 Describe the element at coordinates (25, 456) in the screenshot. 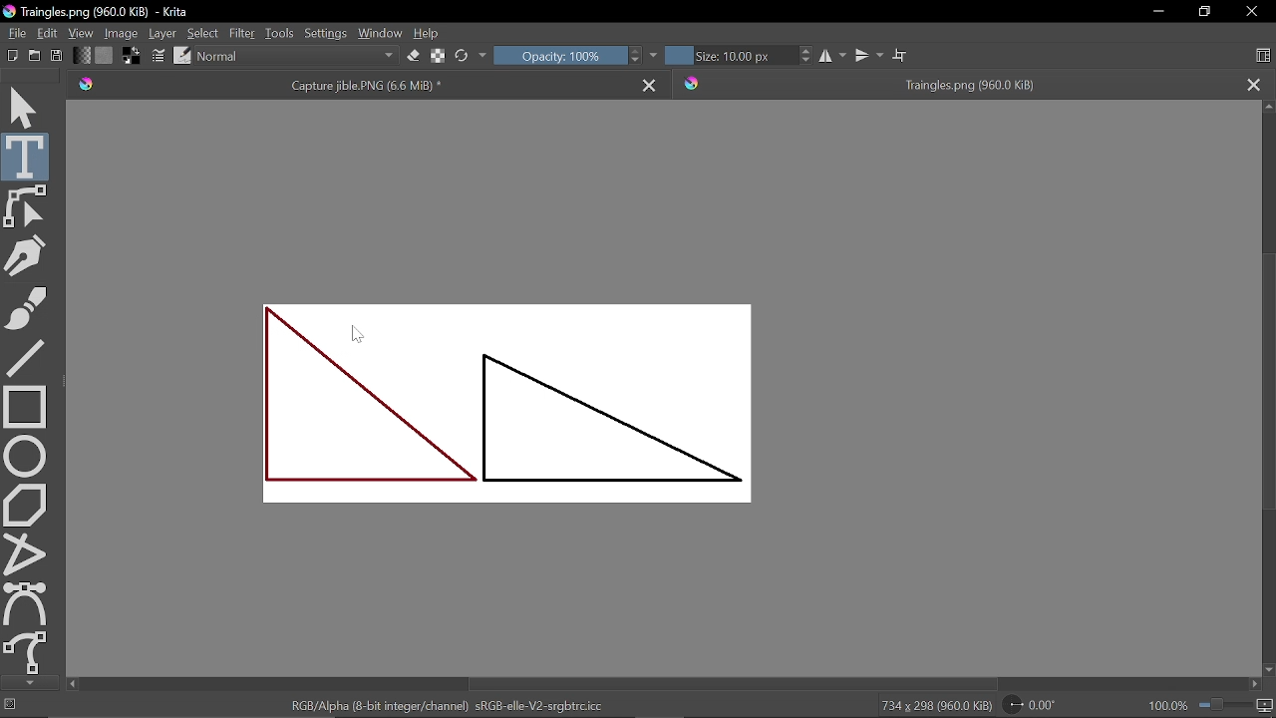

I see `Ellipse tool` at that location.